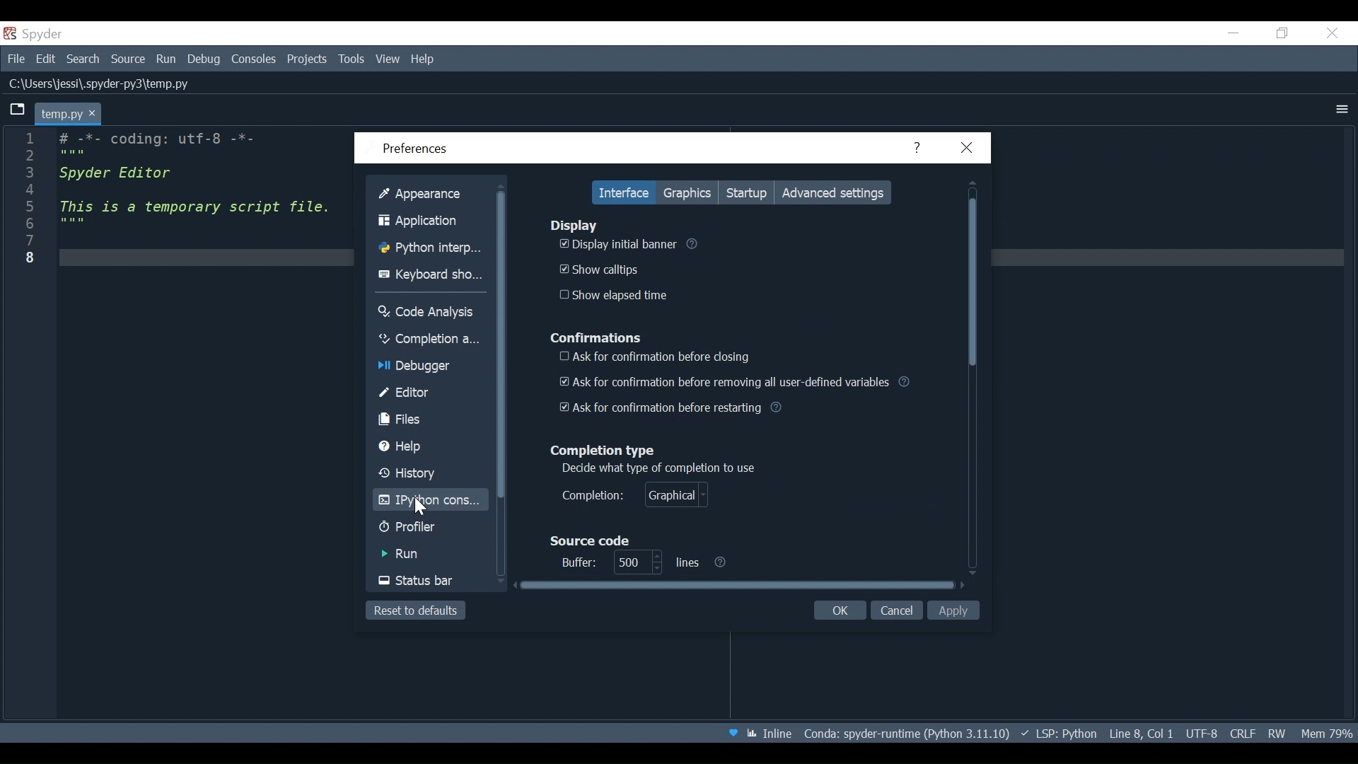  What do you see at coordinates (955, 611) in the screenshot?
I see `Apply` at bounding box center [955, 611].